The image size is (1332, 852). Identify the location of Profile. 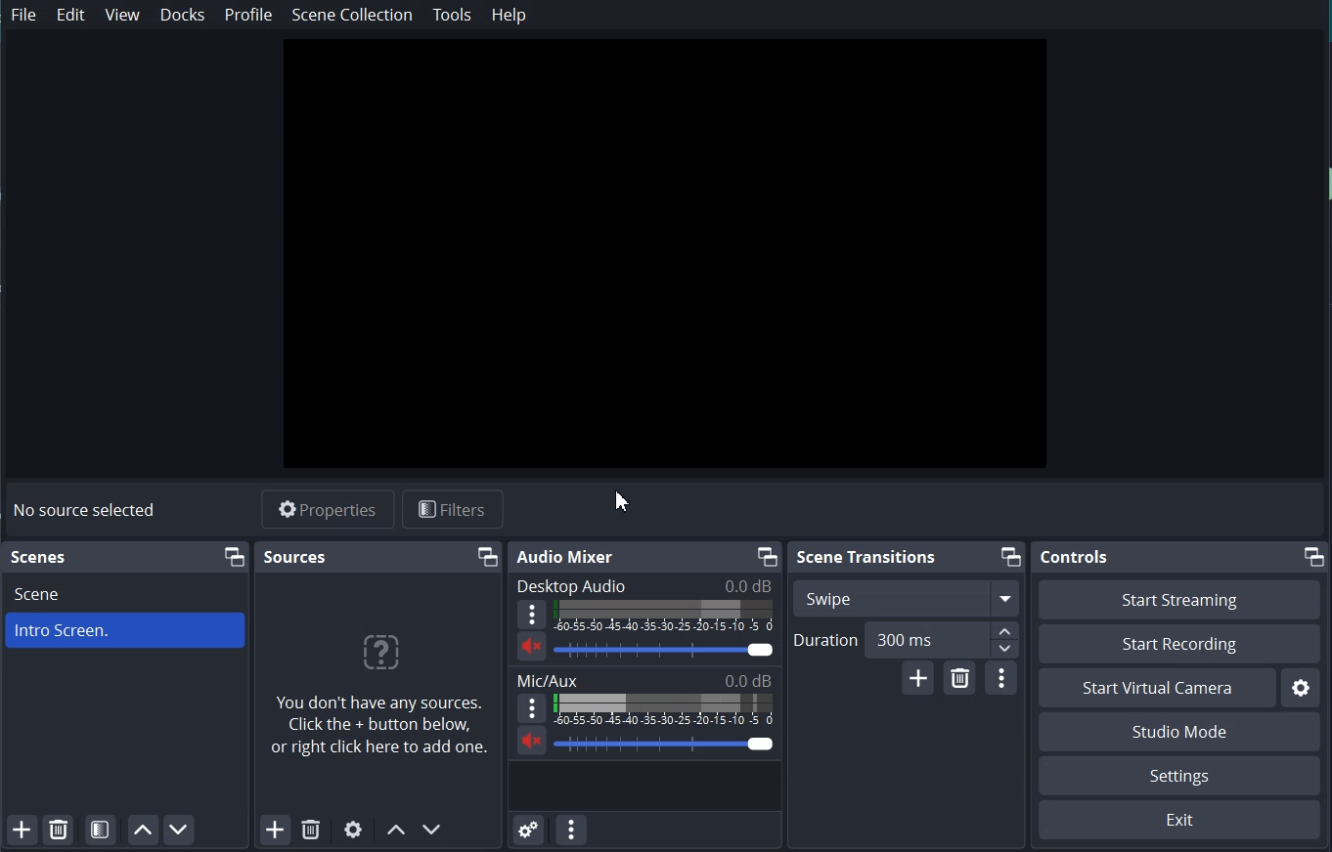
(248, 15).